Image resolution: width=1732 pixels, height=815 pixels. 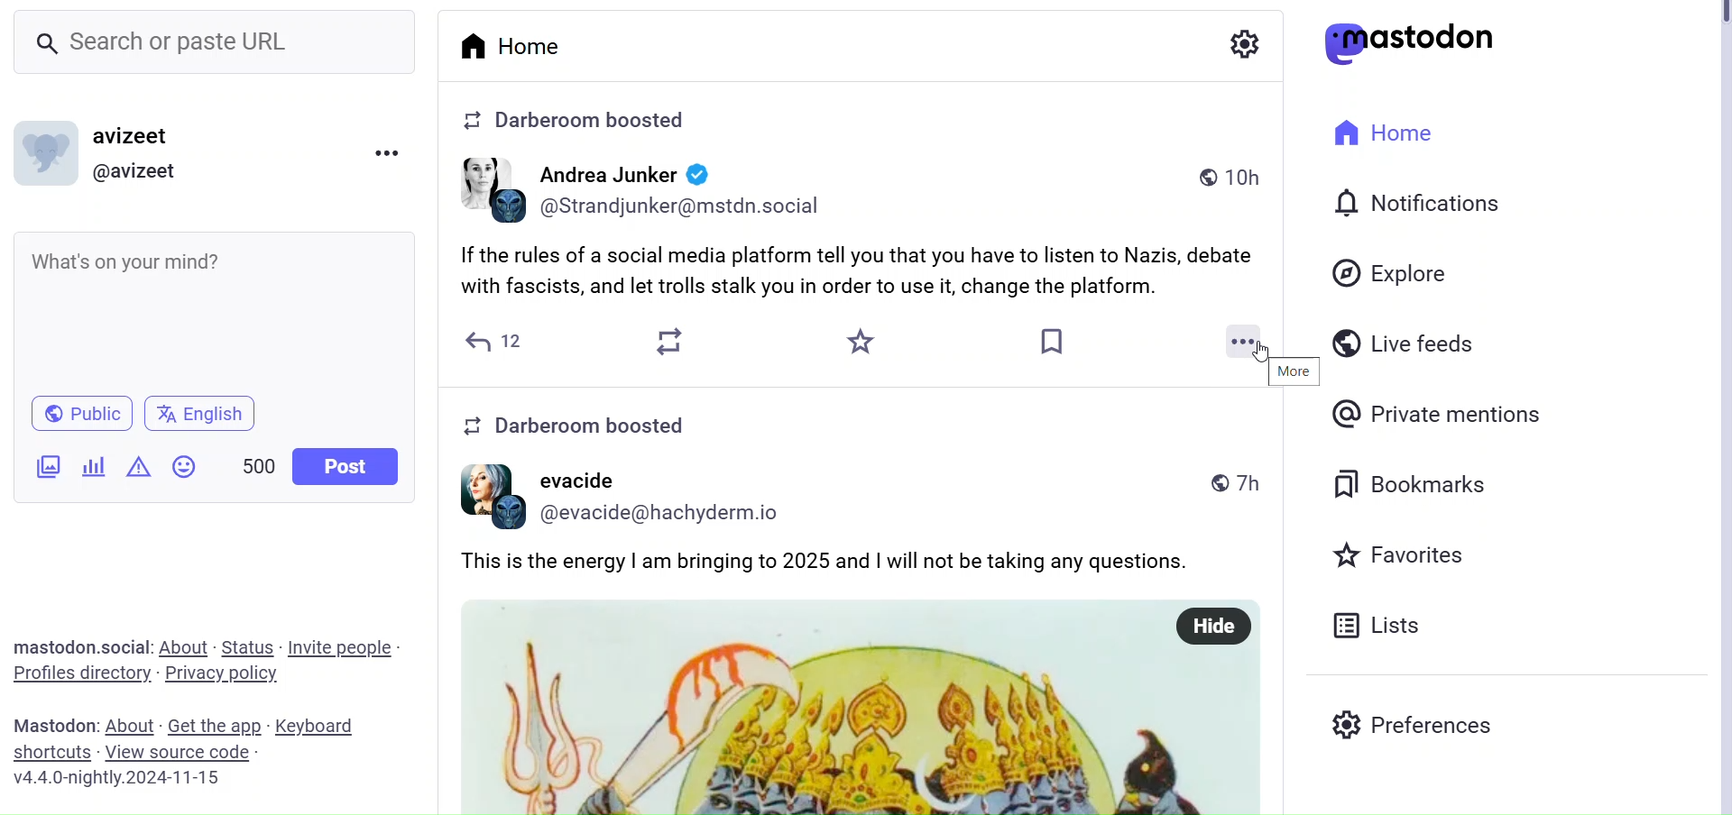 I want to click on Privacy Policy, so click(x=226, y=672).